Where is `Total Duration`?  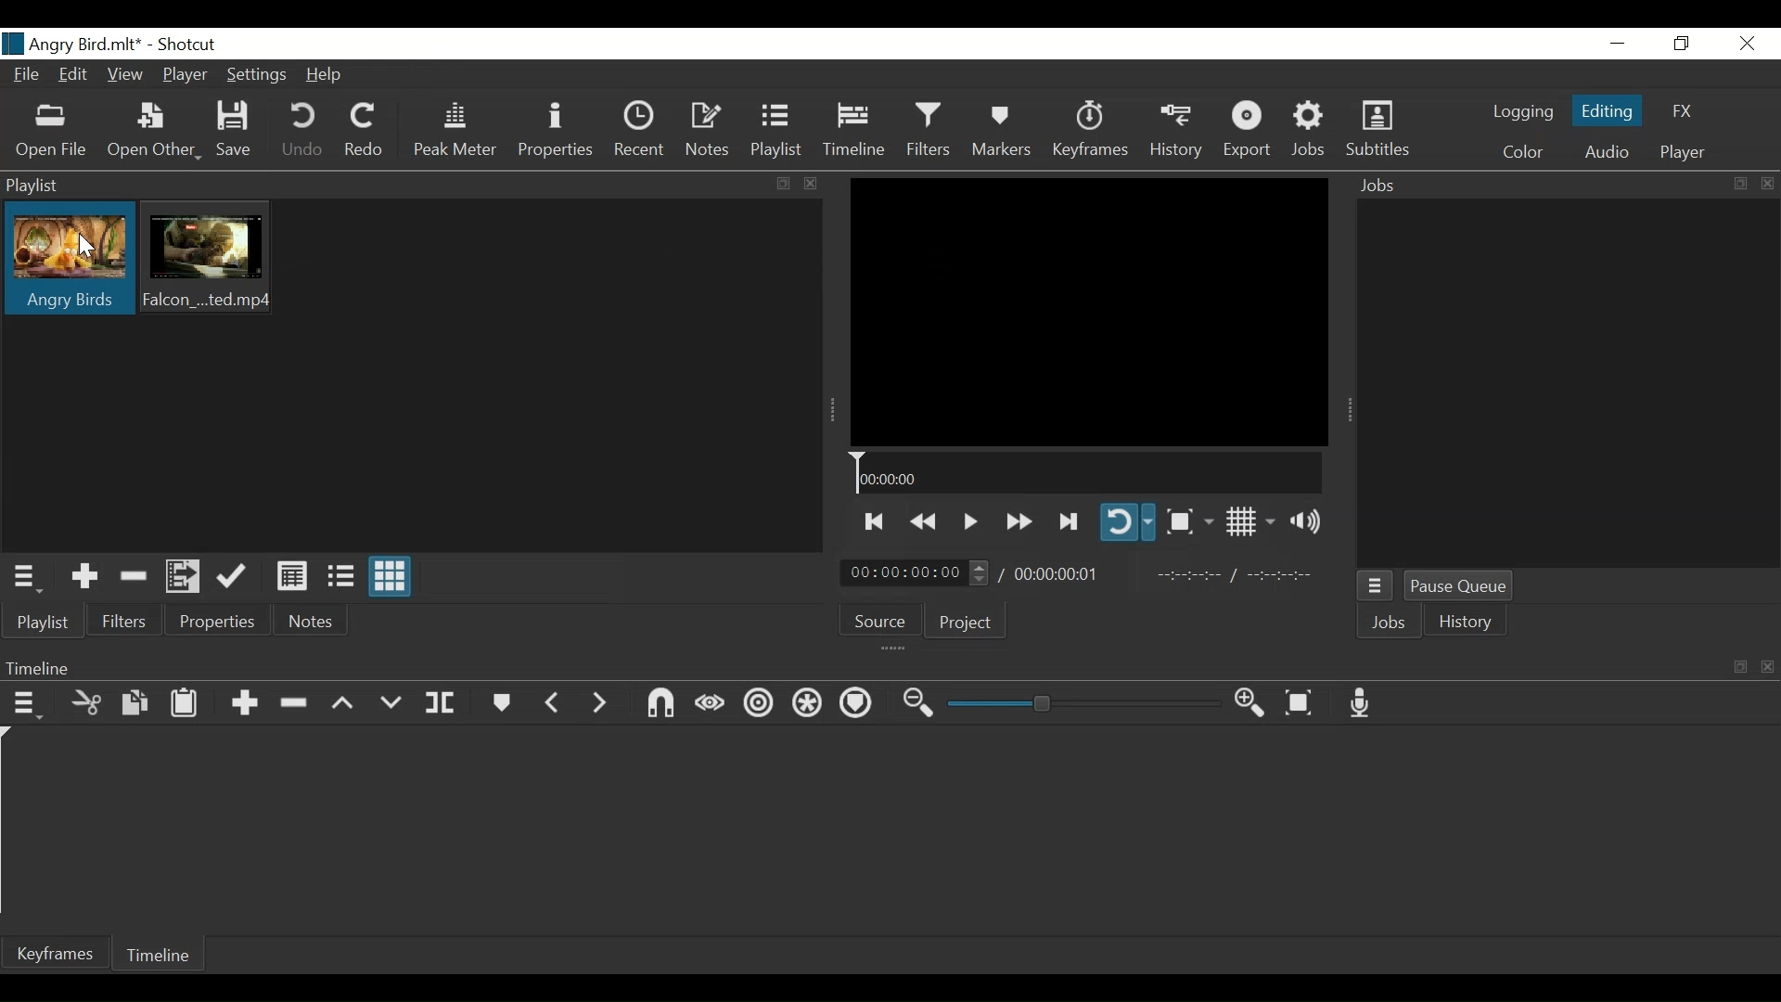
Total Duration is located at coordinates (1064, 574).